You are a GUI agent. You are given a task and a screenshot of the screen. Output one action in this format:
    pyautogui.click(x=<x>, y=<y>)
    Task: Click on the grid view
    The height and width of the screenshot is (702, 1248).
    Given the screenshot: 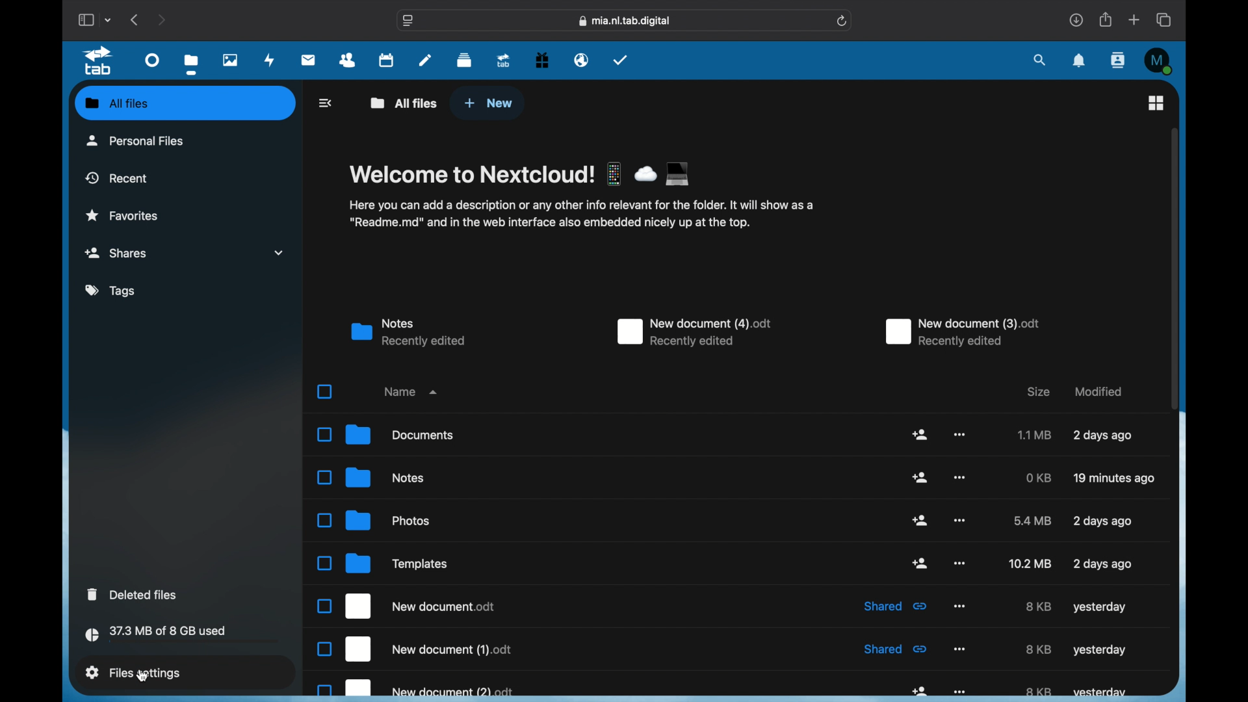 What is the action you would take?
    pyautogui.click(x=1157, y=103)
    